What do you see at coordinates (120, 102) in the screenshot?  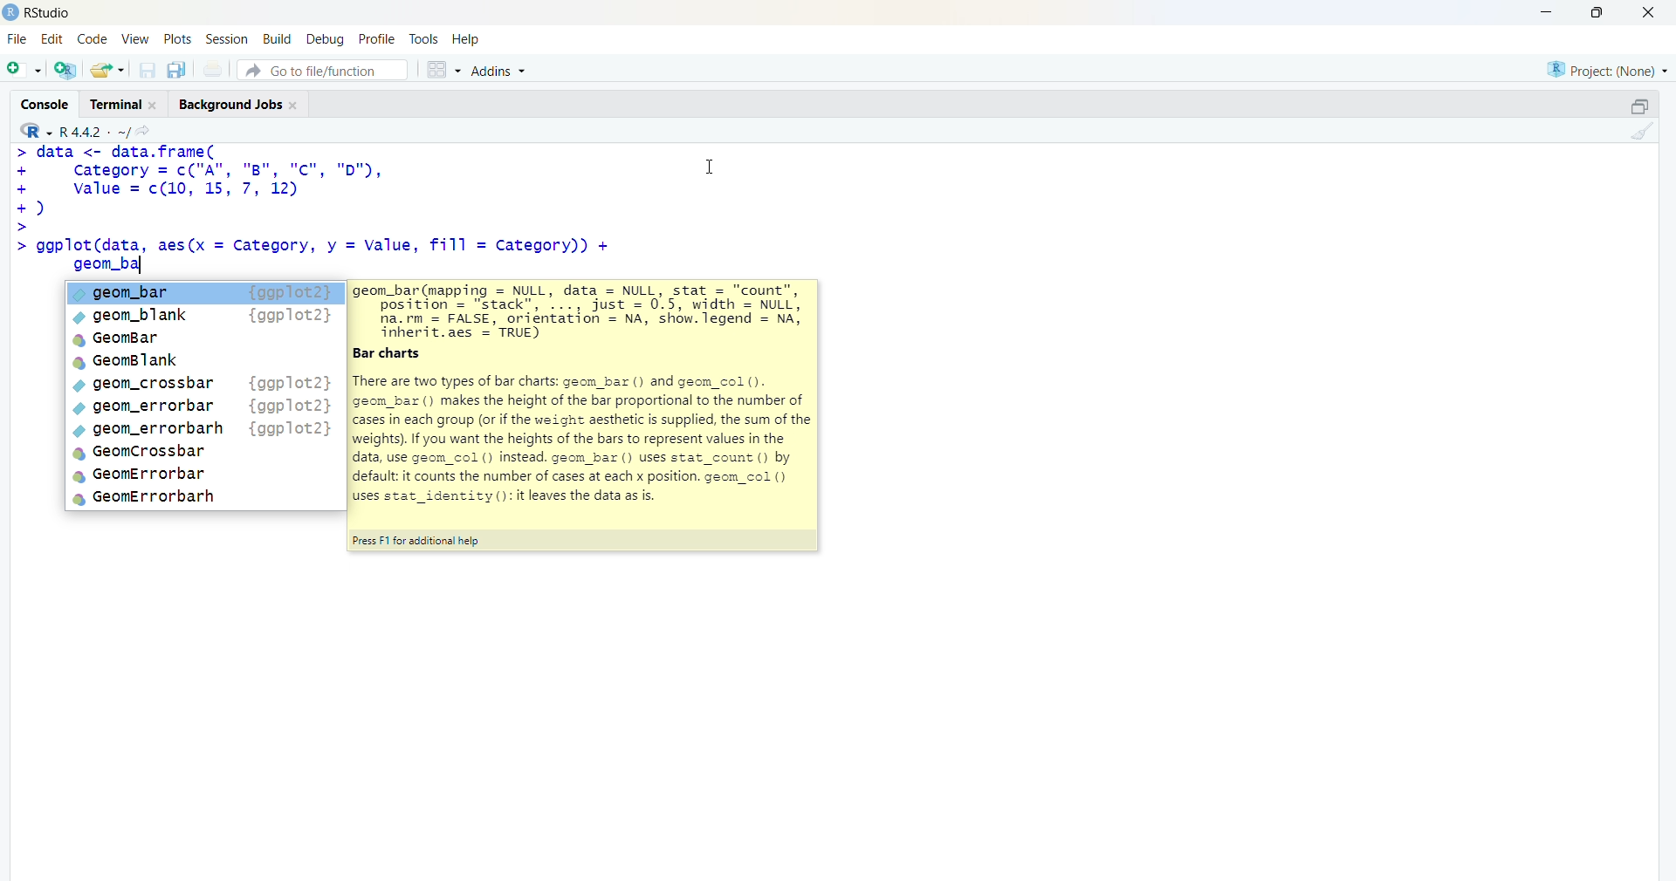 I see `Terminal` at bounding box center [120, 102].